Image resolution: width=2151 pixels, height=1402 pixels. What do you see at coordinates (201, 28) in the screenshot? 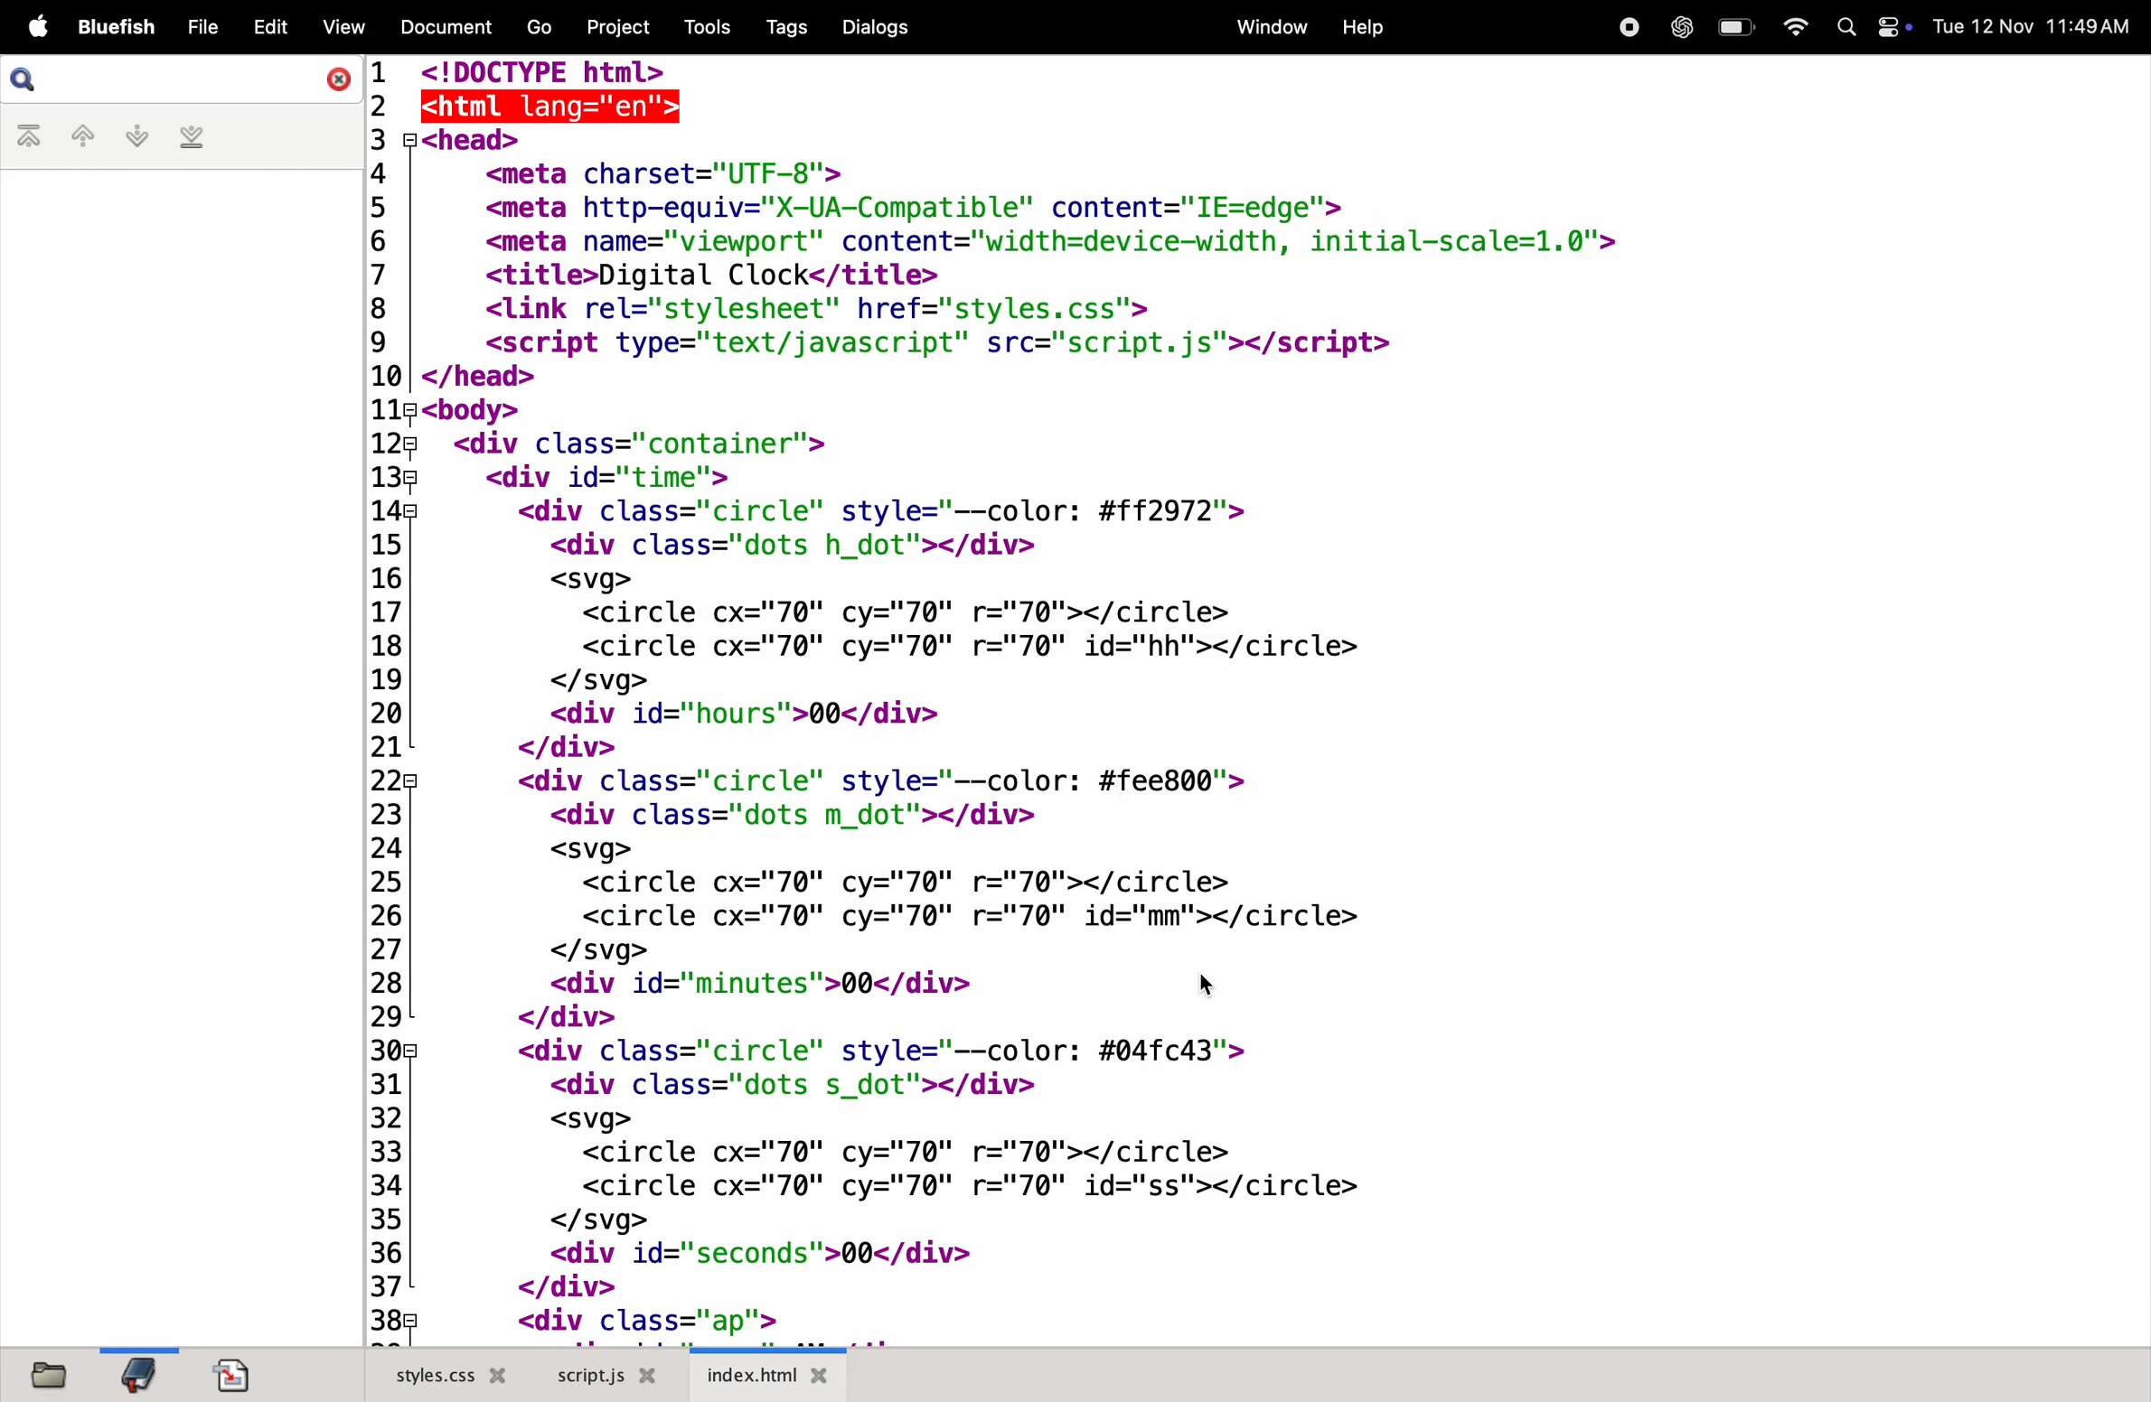
I see `file` at bounding box center [201, 28].